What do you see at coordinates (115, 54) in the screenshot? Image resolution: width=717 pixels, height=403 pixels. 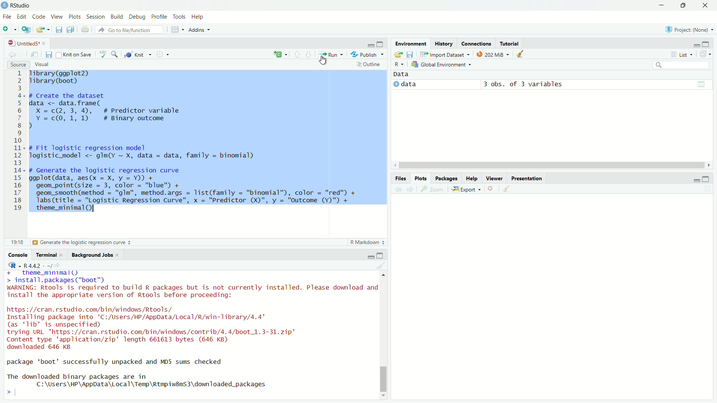 I see `Find/Replace` at bounding box center [115, 54].